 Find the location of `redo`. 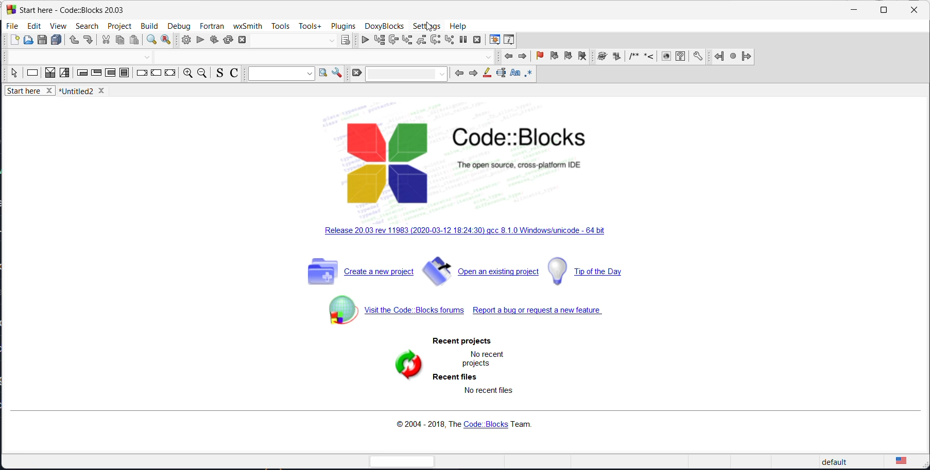

redo is located at coordinates (88, 41).